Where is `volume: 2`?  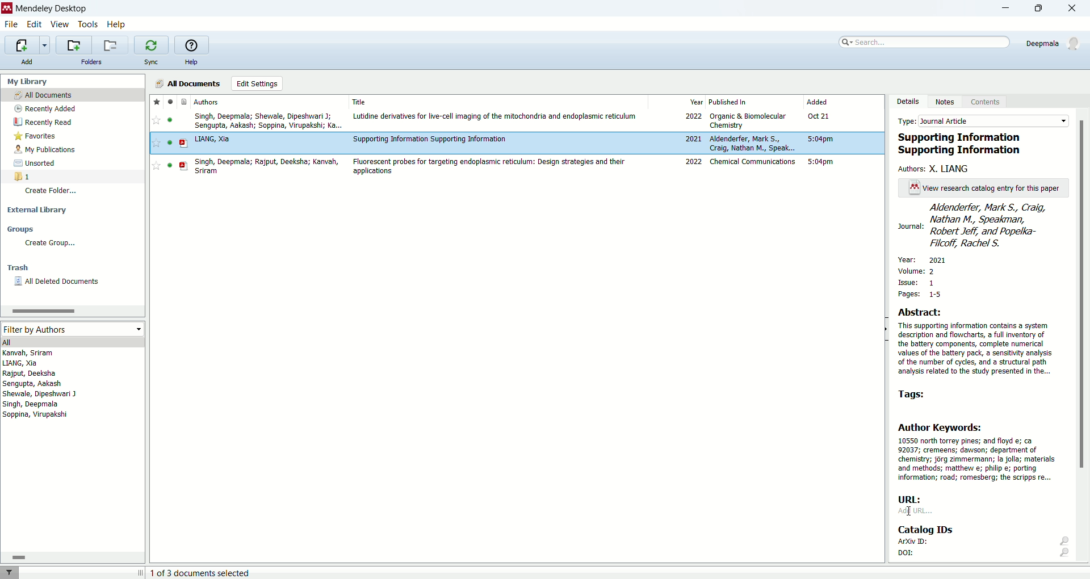
volume: 2 is located at coordinates (919, 269).